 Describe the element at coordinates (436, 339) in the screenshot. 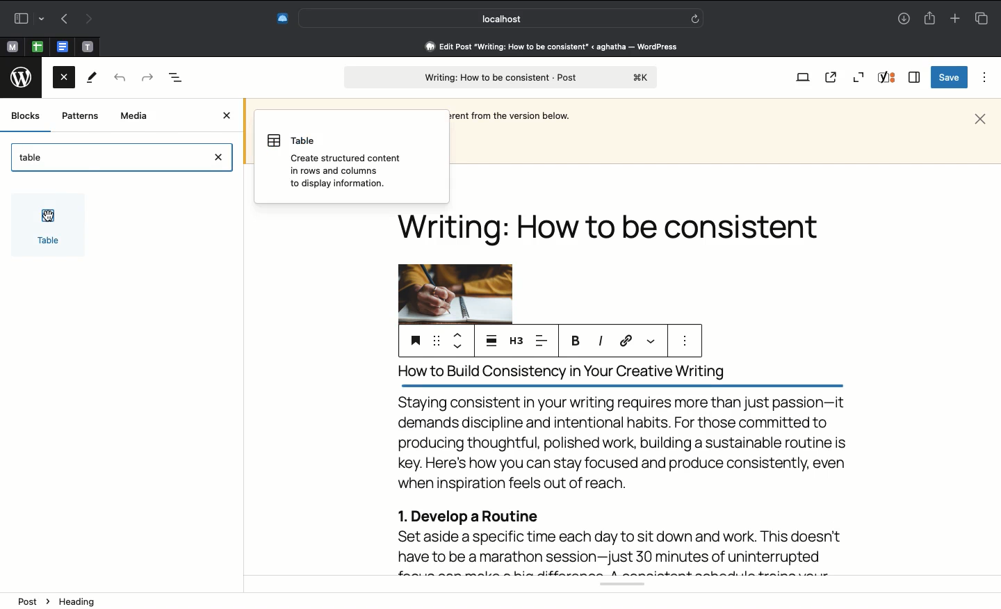

I see `Drag` at that location.